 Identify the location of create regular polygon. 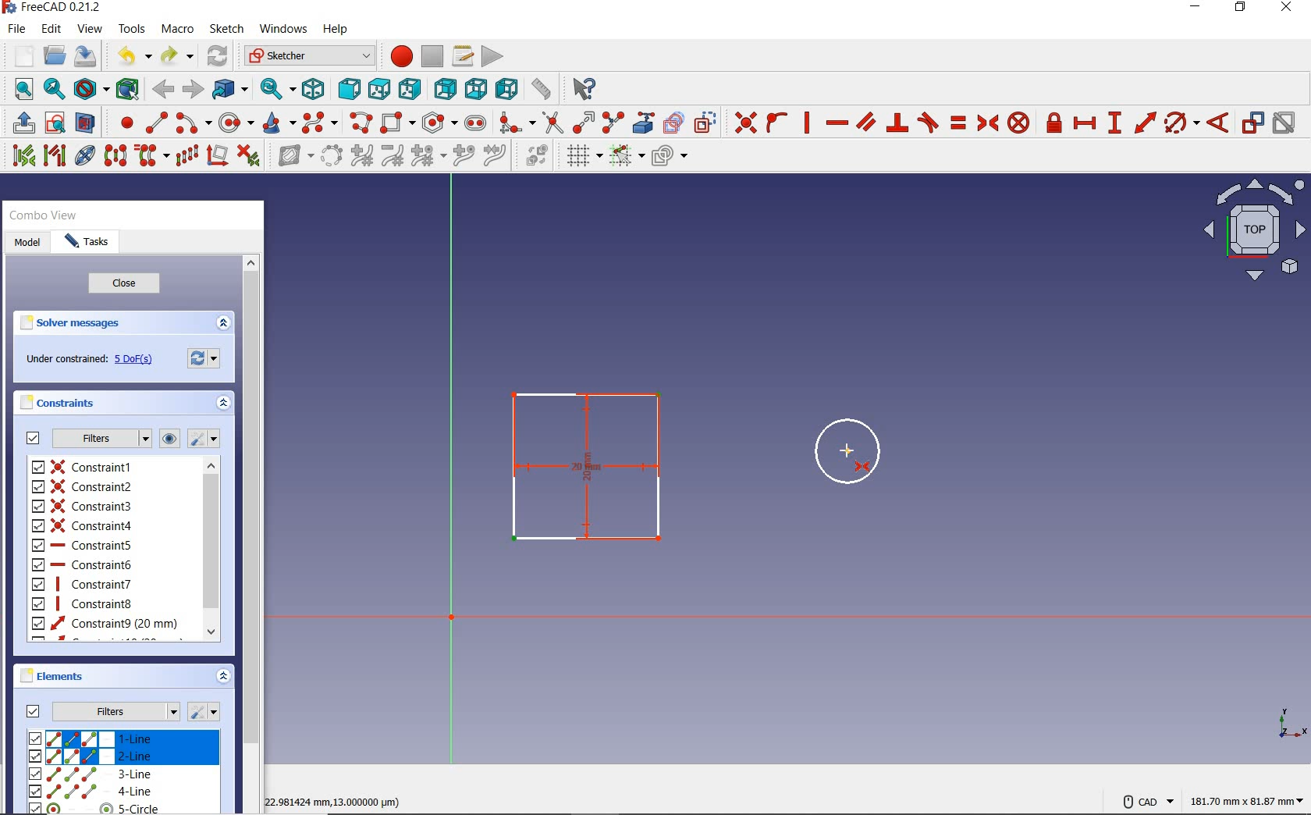
(439, 121).